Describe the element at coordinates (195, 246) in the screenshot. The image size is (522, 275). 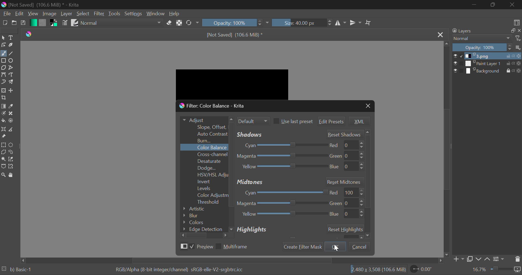
I see `Preview` at that location.